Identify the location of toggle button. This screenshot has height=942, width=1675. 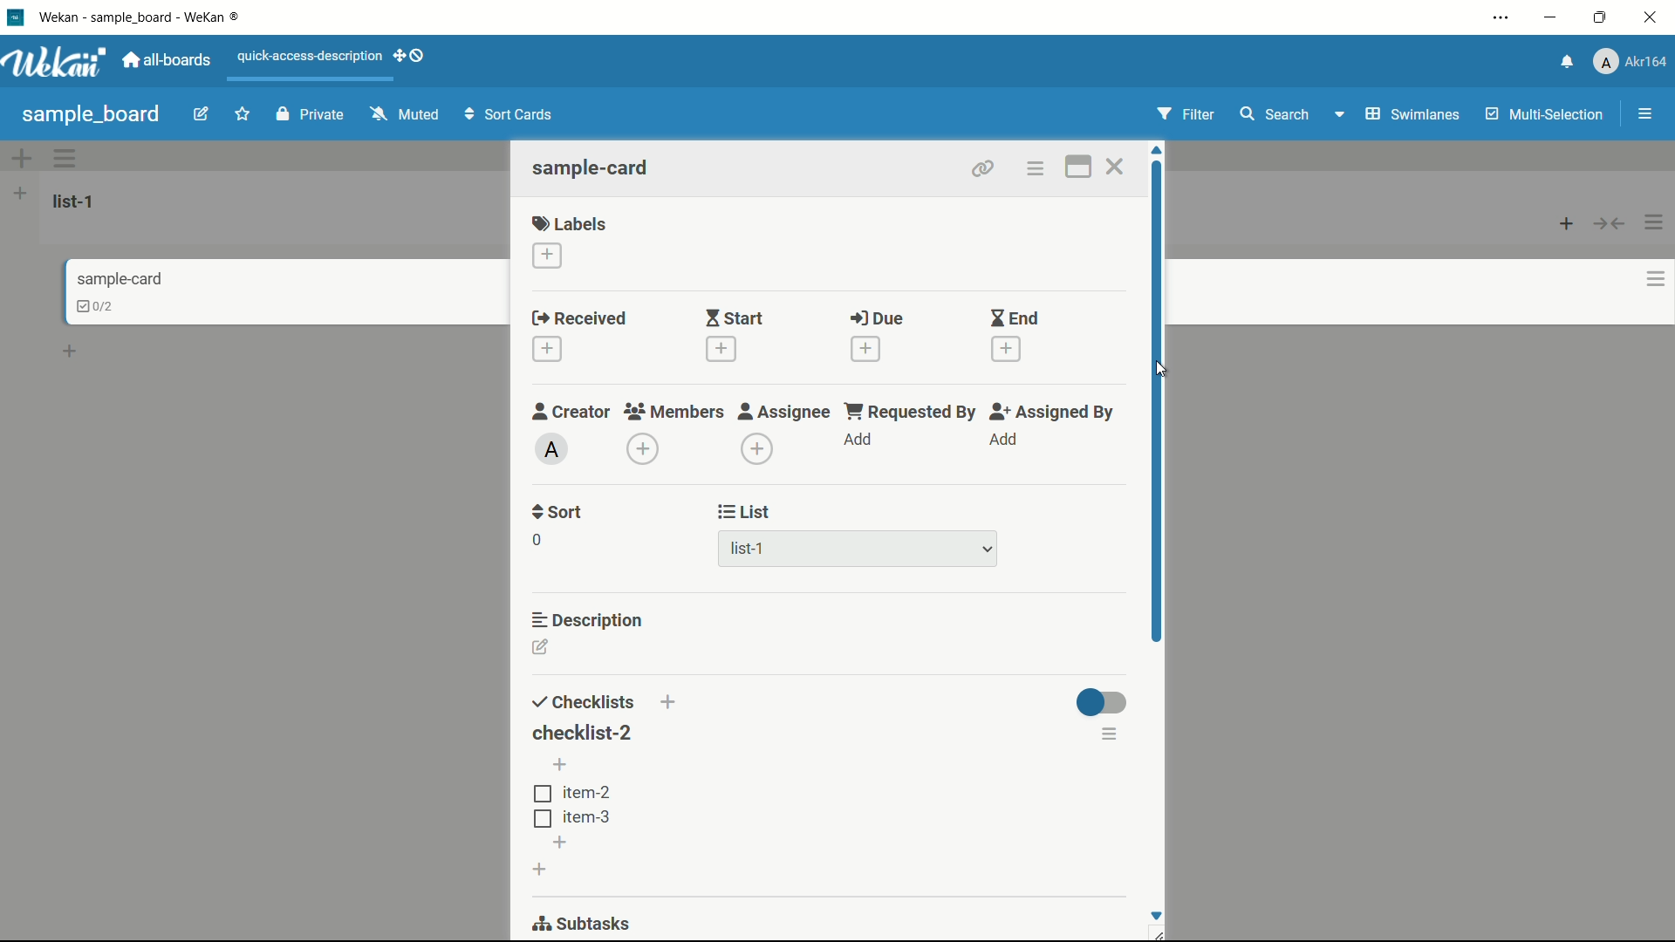
(1104, 705).